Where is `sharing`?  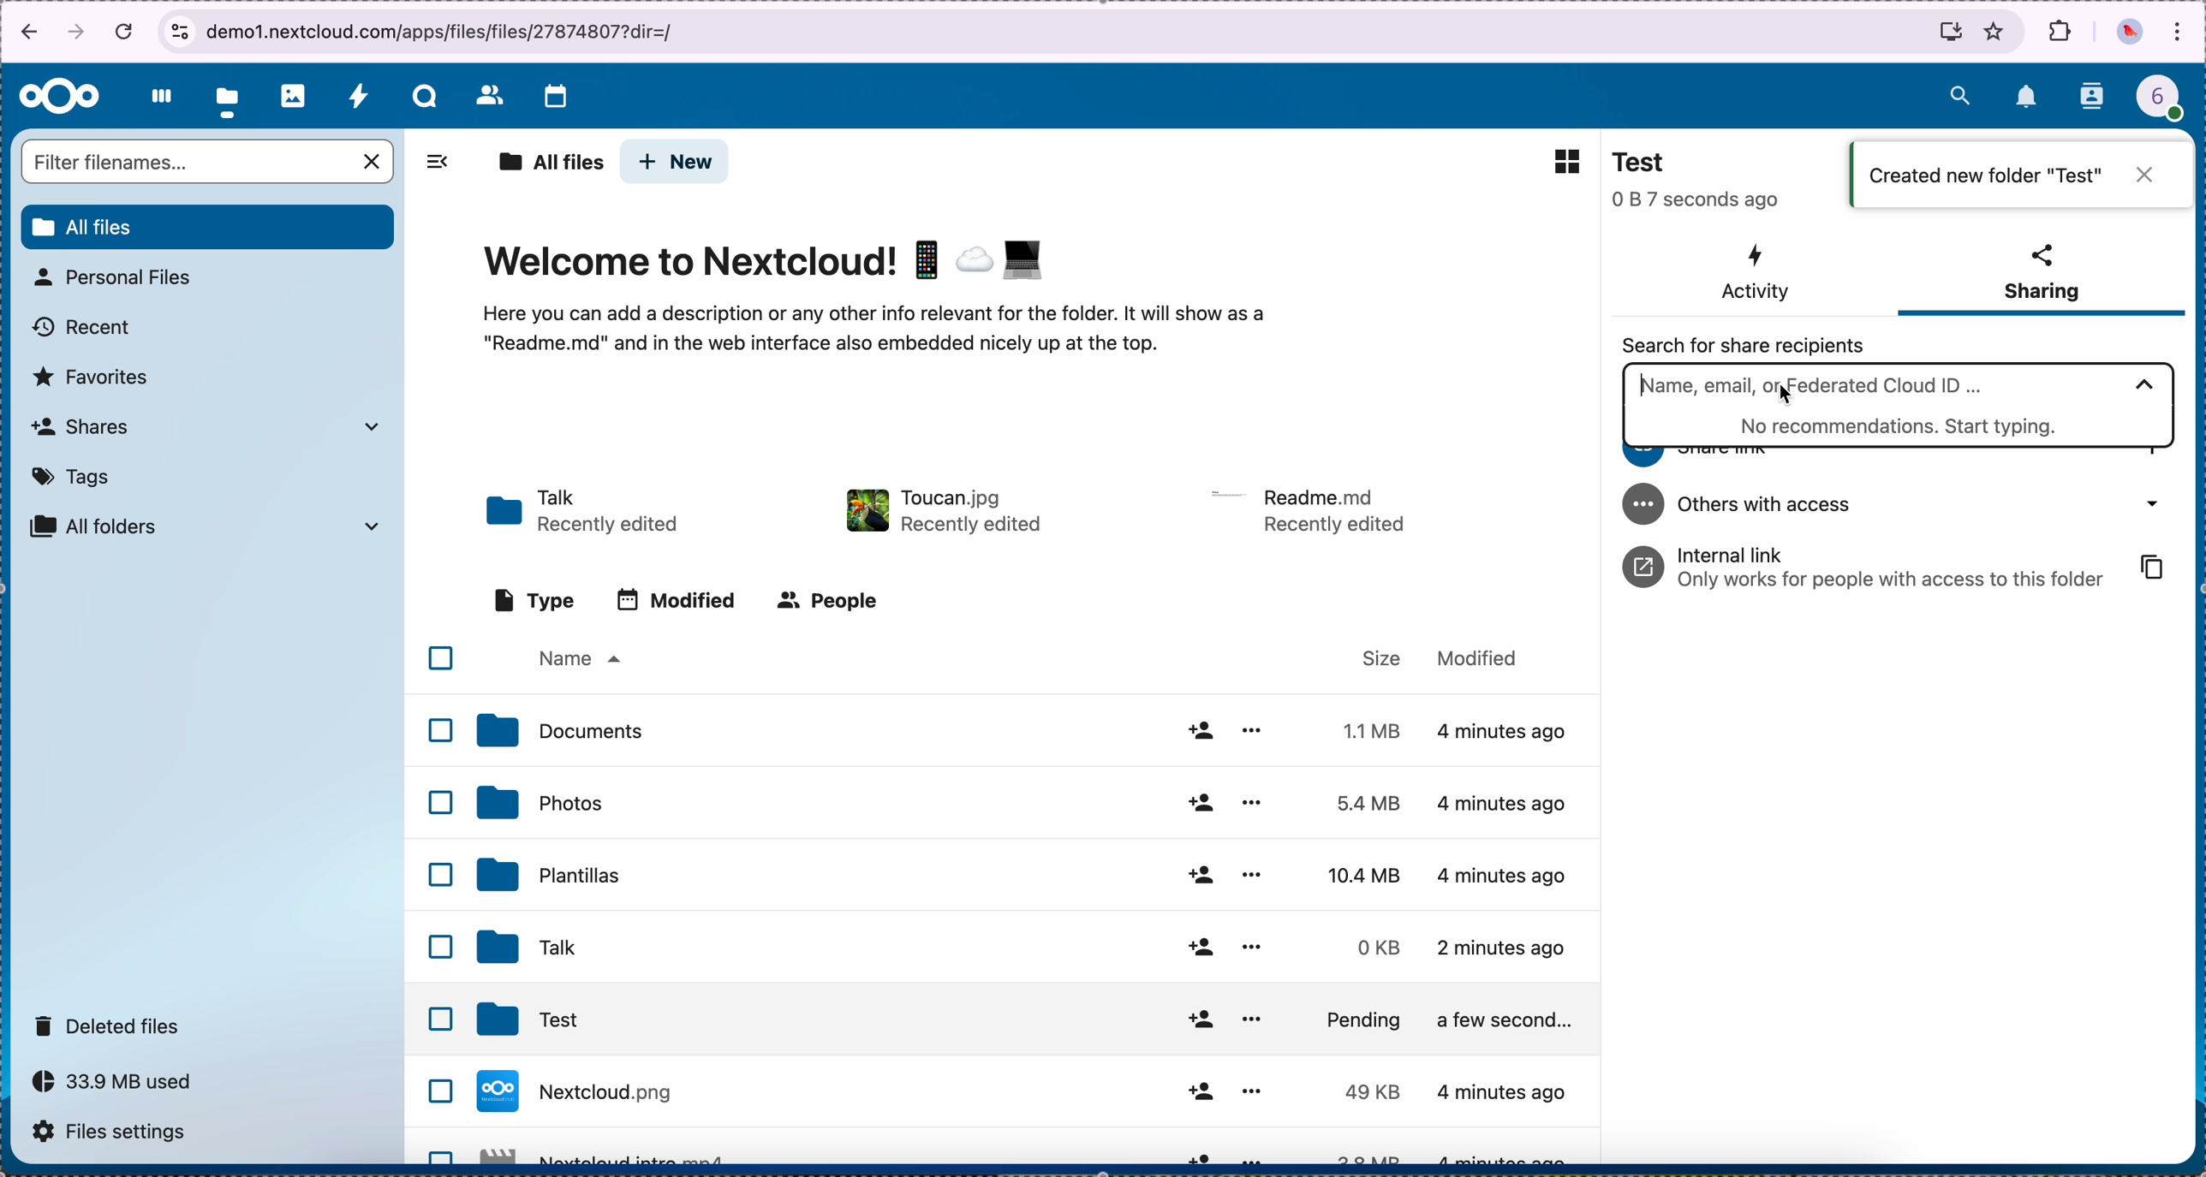
sharing is located at coordinates (2041, 276).